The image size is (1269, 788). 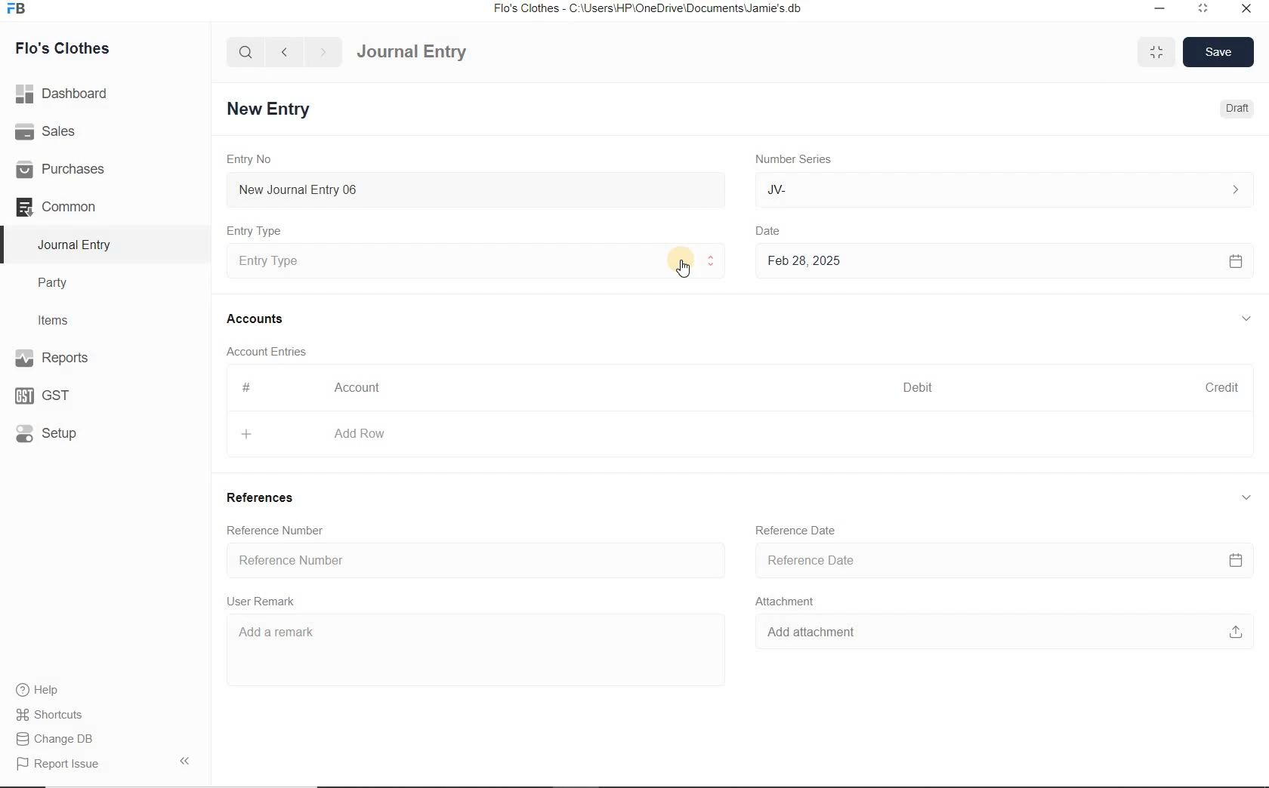 What do you see at coordinates (67, 92) in the screenshot?
I see `Dashboard` at bounding box center [67, 92].